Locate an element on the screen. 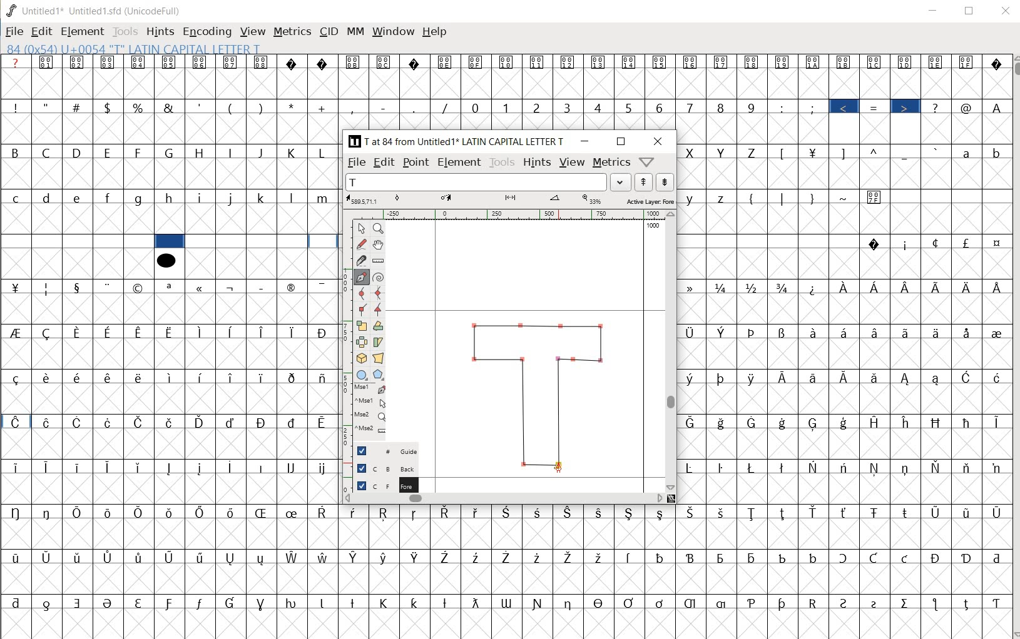 The height and width of the screenshot is (639, 1020). l is located at coordinates (293, 197).